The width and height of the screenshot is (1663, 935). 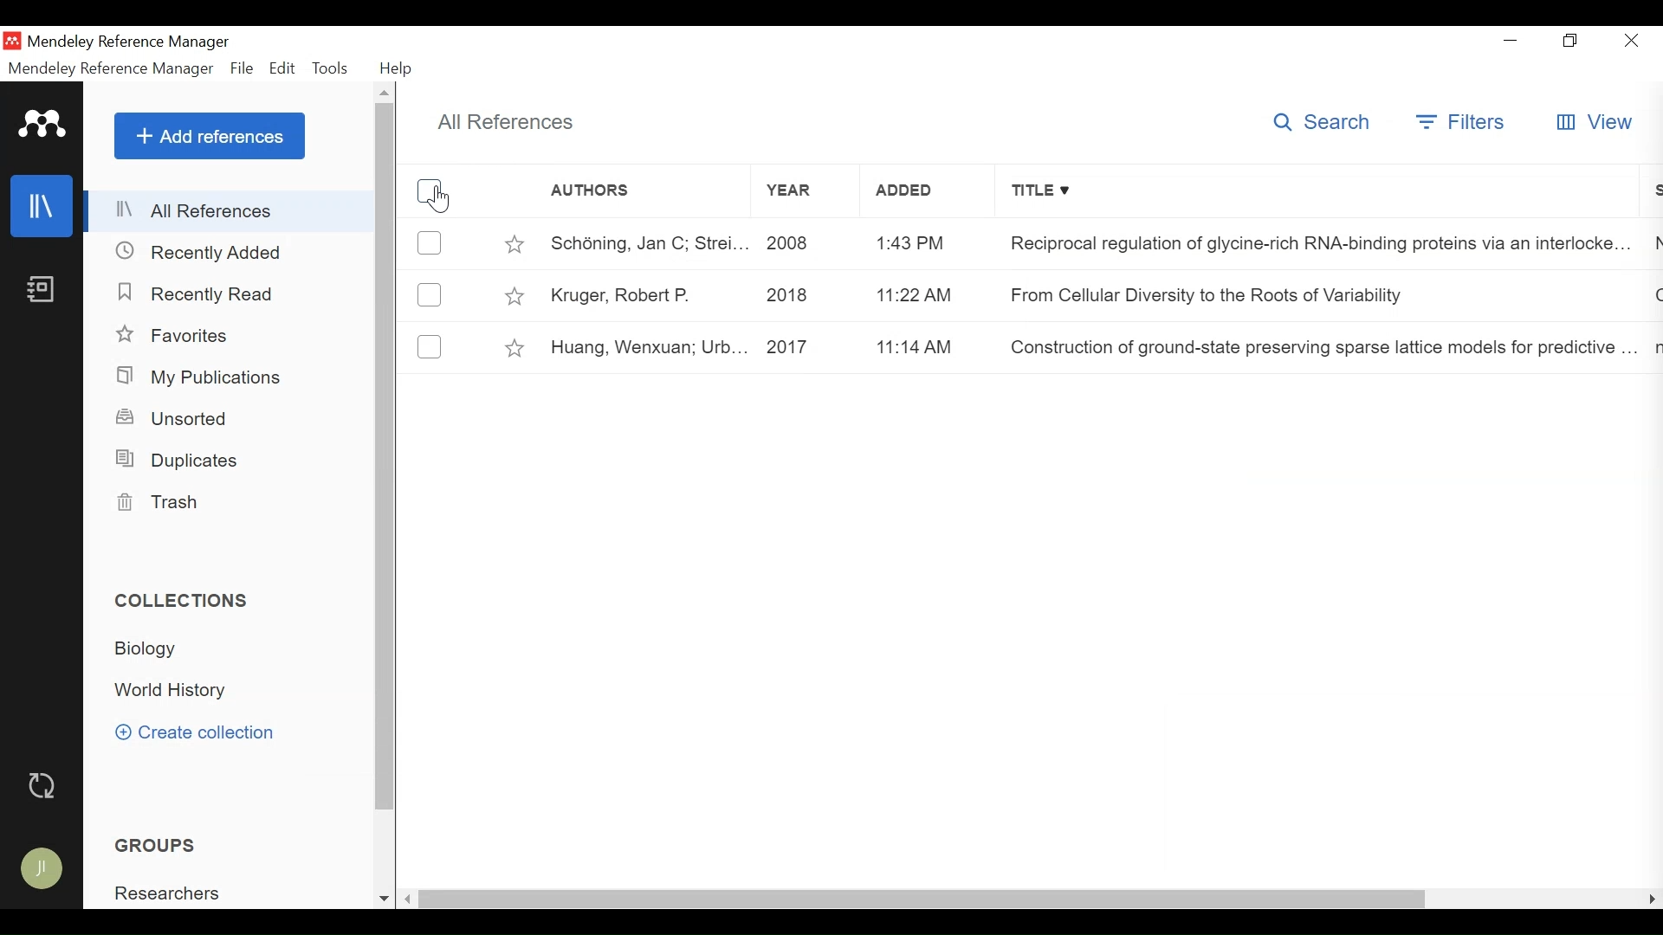 What do you see at coordinates (41, 206) in the screenshot?
I see `Library` at bounding box center [41, 206].